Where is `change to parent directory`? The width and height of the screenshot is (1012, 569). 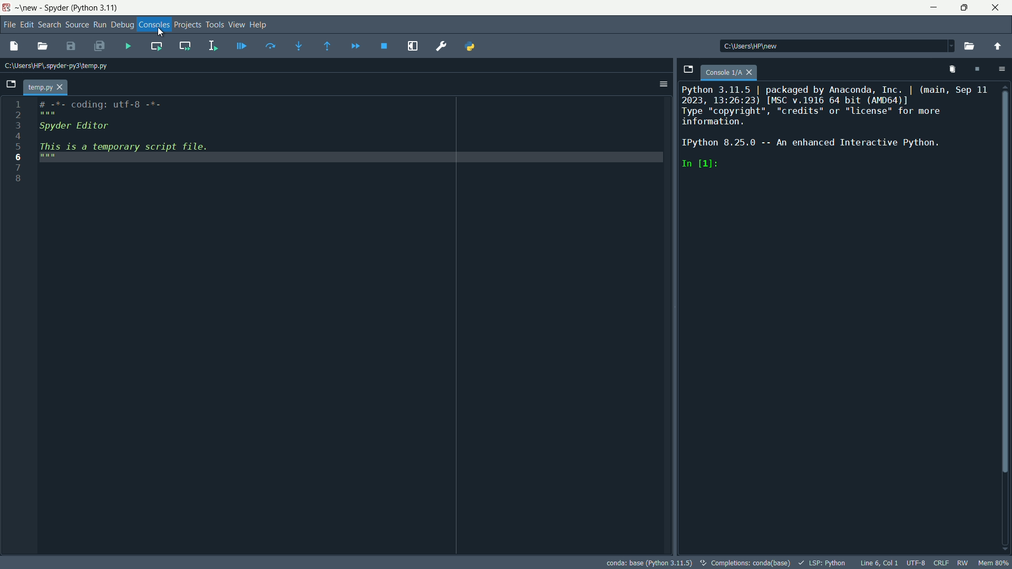 change to parent directory is located at coordinates (999, 48).